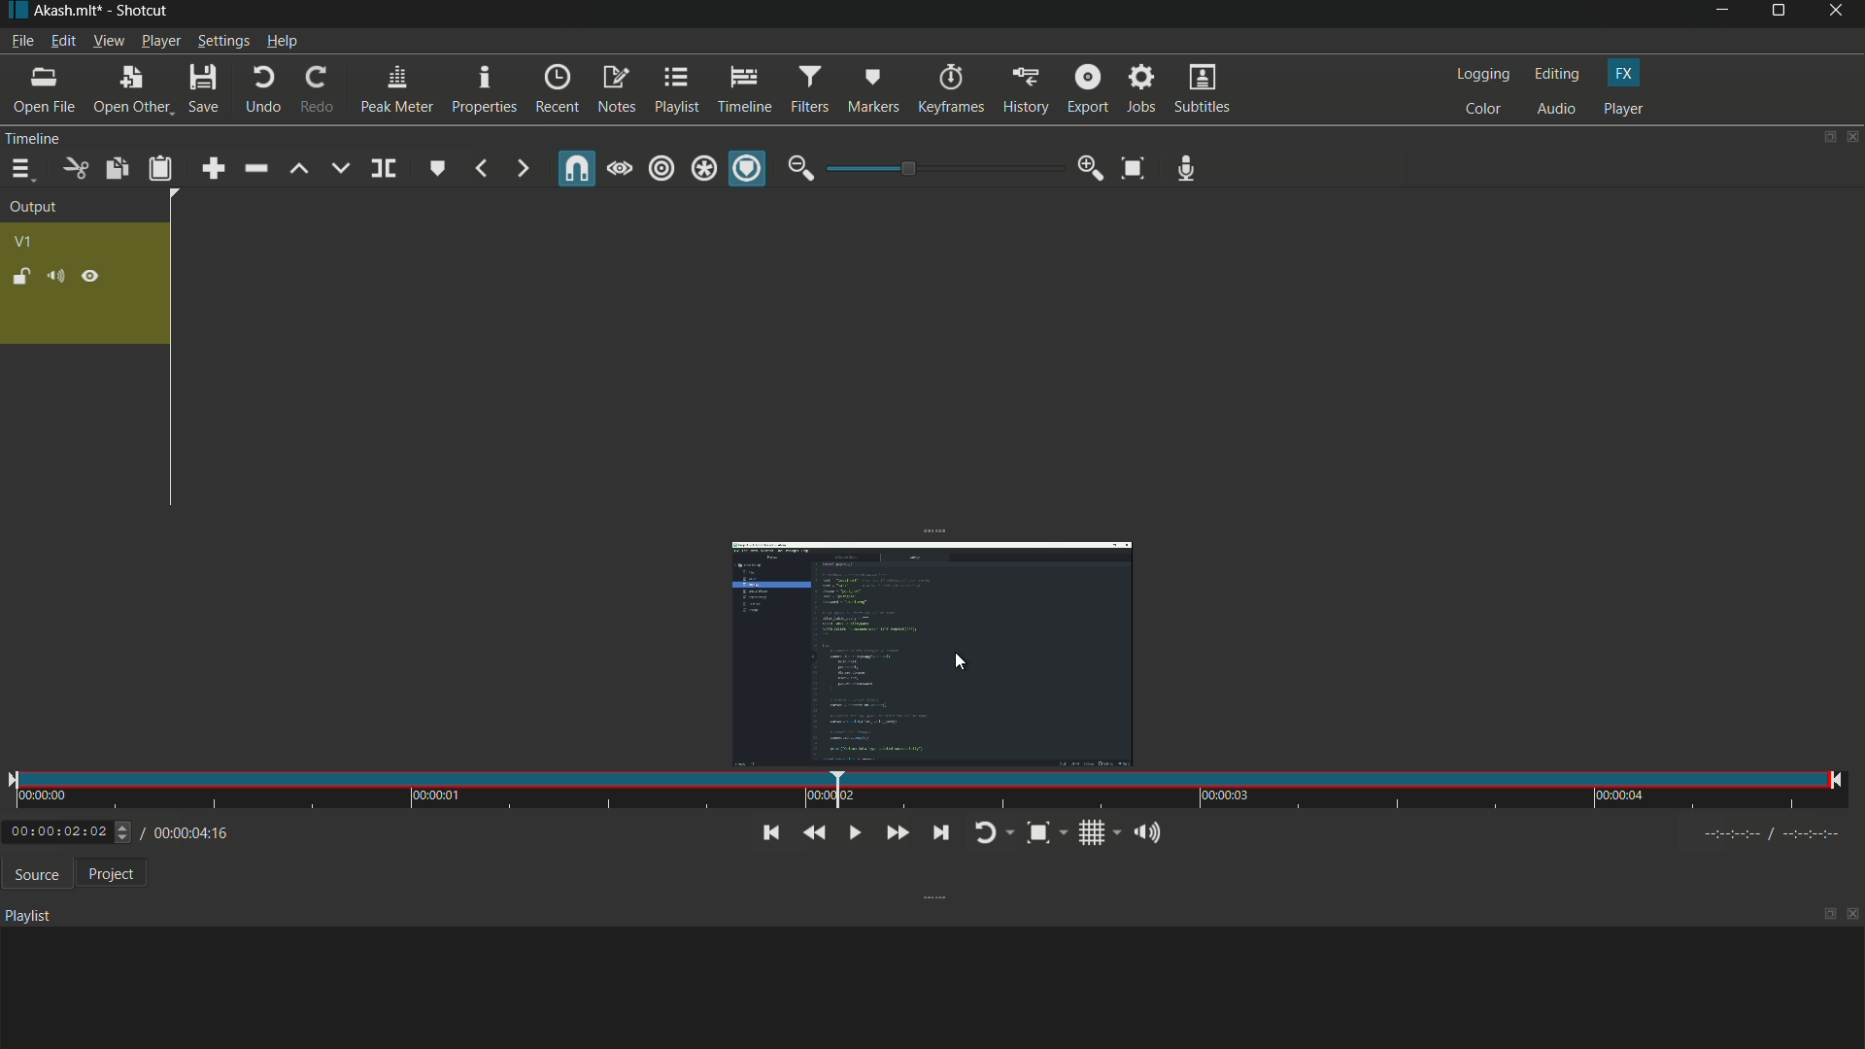  Describe the element at coordinates (1840, 15) in the screenshot. I see `close app` at that location.